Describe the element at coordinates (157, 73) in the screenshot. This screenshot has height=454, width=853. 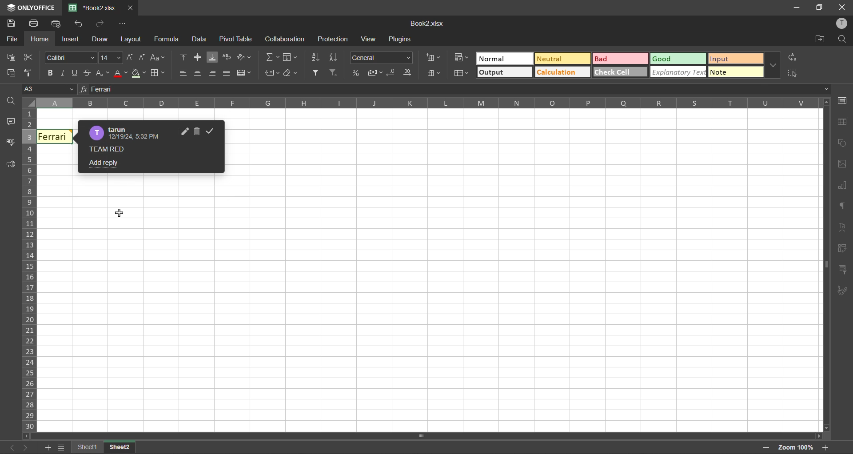
I see `borders` at that location.